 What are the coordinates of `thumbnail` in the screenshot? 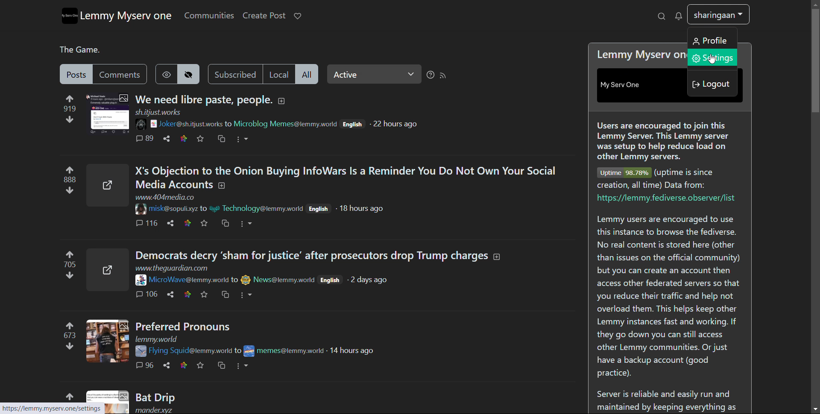 It's located at (108, 184).